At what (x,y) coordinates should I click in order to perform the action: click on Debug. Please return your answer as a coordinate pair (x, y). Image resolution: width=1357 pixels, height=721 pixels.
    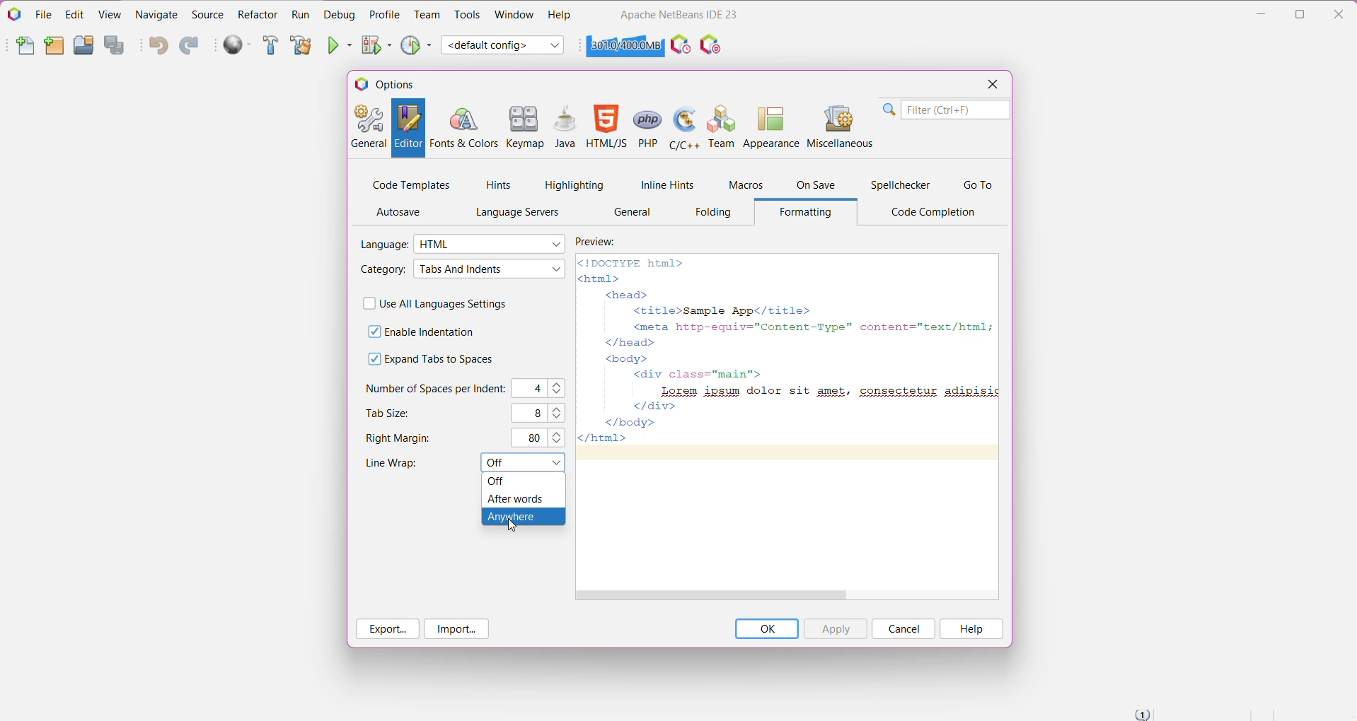
    Looking at the image, I should click on (338, 14).